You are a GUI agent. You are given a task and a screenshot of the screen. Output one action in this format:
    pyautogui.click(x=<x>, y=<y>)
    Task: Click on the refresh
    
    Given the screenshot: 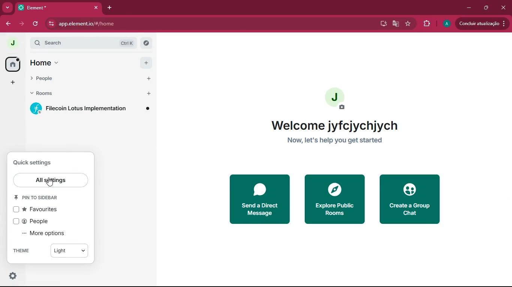 What is the action you would take?
    pyautogui.click(x=36, y=23)
    